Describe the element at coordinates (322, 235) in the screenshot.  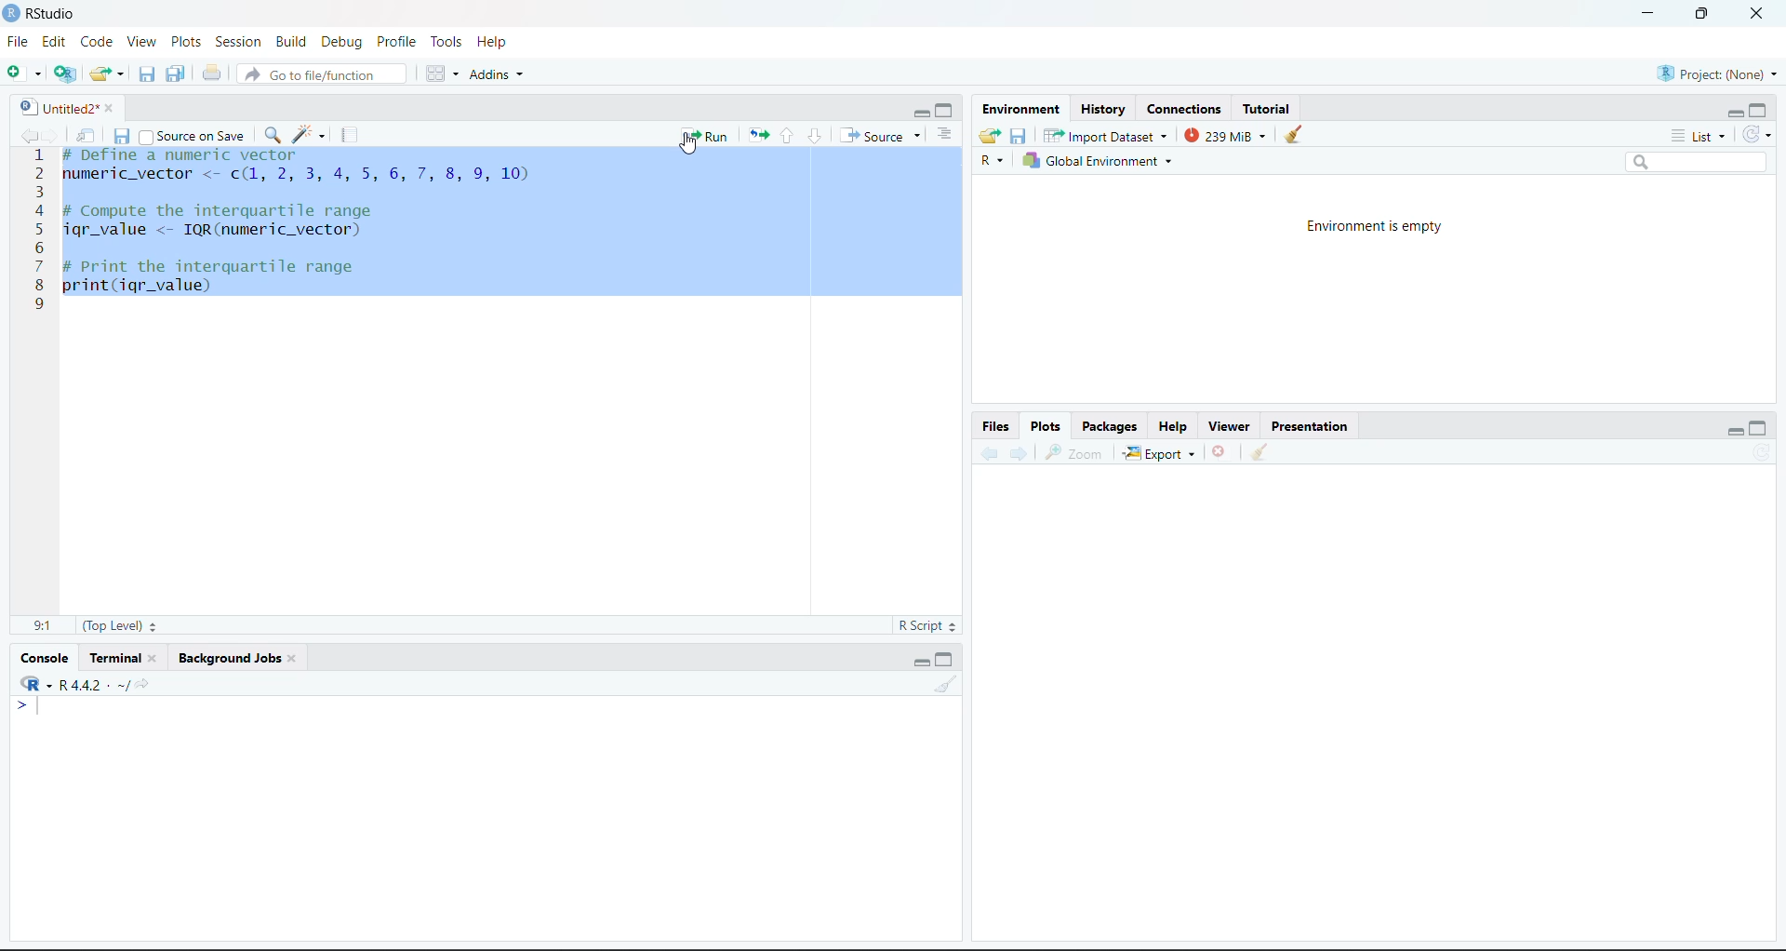
I see `fr Suns qe. 5 GEoe—— We S—-
numeric_vector <- c(1, 2, 3, 4, 5, 6, 7, 8, 9, 10)

# Compute the interquartile range

igr_value <- IQR(numeric_vector)

# Print the interquartile range

print(igr_value)` at that location.